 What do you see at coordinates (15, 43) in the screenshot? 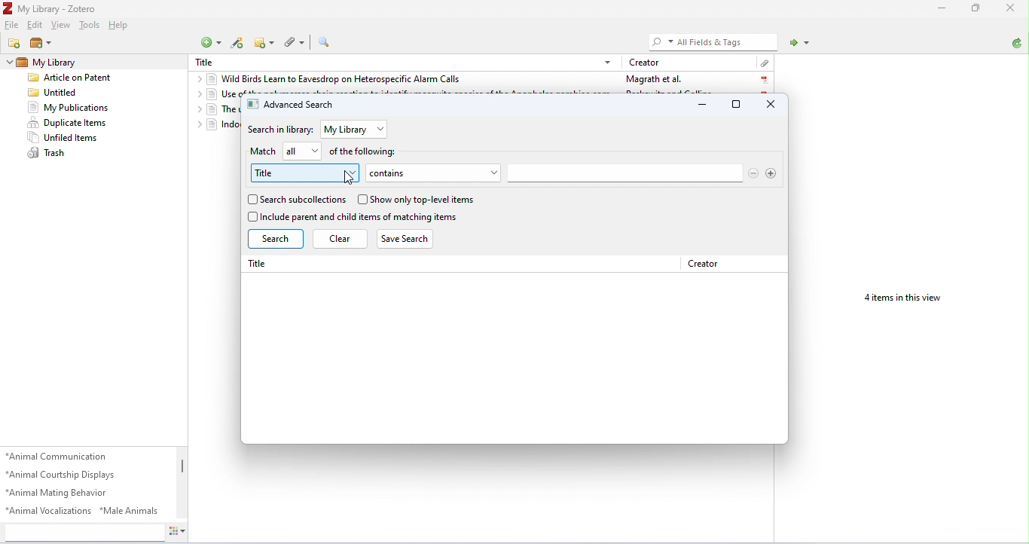
I see `new collection` at bounding box center [15, 43].